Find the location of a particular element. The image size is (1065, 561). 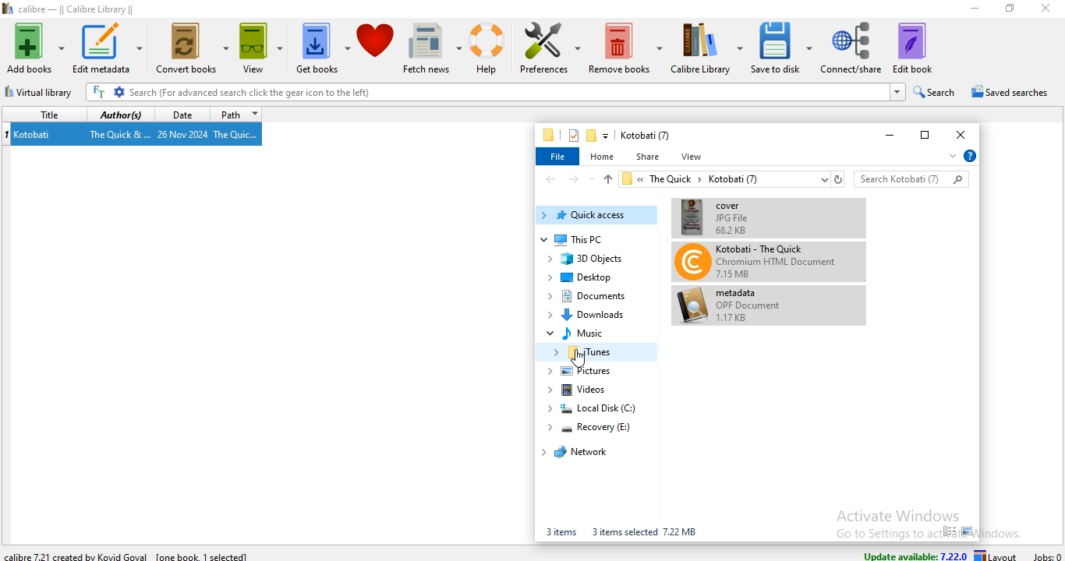

Kotobati-The Quick(book files) is located at coordinates (756, 262).